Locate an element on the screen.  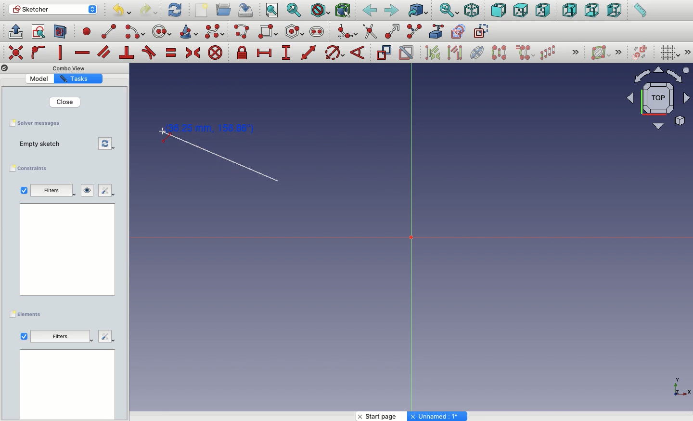
point is located at coordinates (88, 33).